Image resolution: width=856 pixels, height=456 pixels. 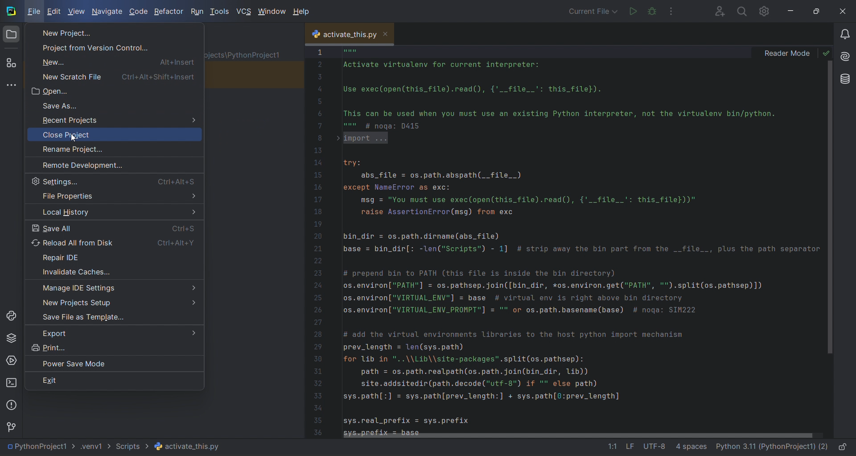 I want to click on save file, so click(x=114, y=316).